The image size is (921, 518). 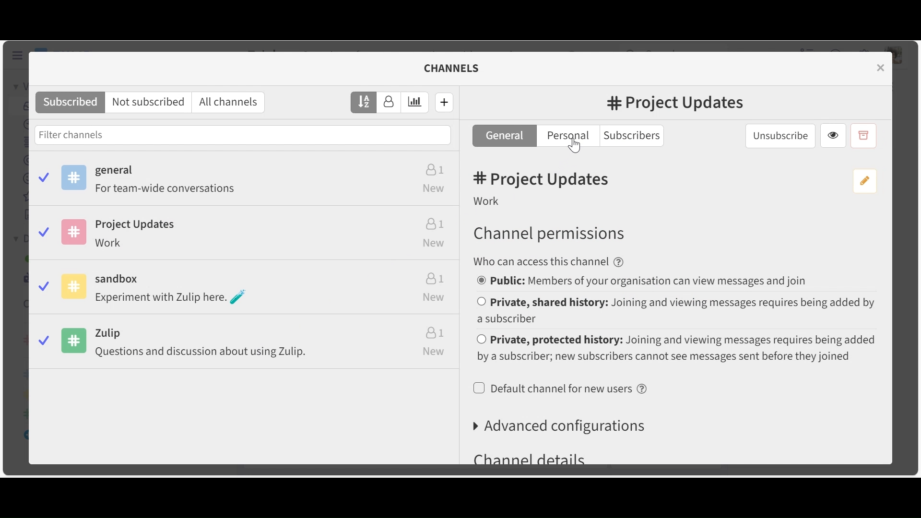 I want to click on Sort by name, so click(x=364, y=102).